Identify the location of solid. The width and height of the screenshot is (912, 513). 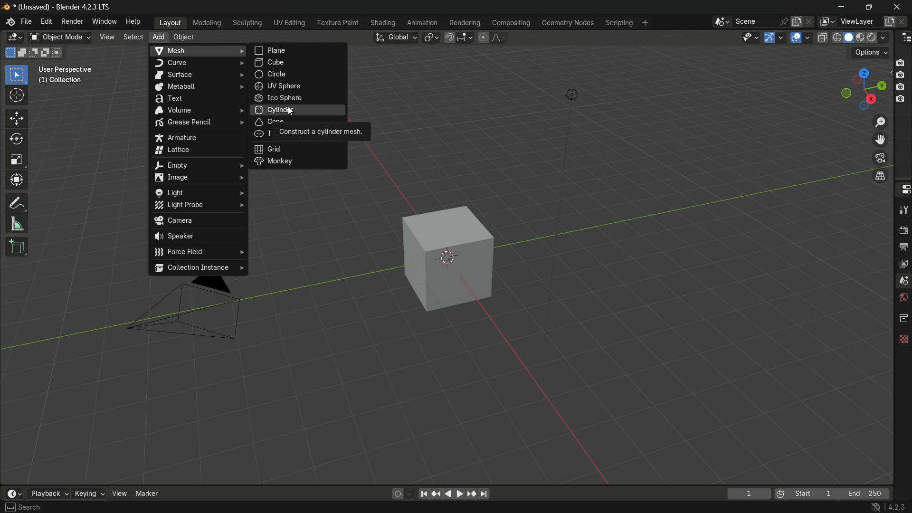
(849, 38).